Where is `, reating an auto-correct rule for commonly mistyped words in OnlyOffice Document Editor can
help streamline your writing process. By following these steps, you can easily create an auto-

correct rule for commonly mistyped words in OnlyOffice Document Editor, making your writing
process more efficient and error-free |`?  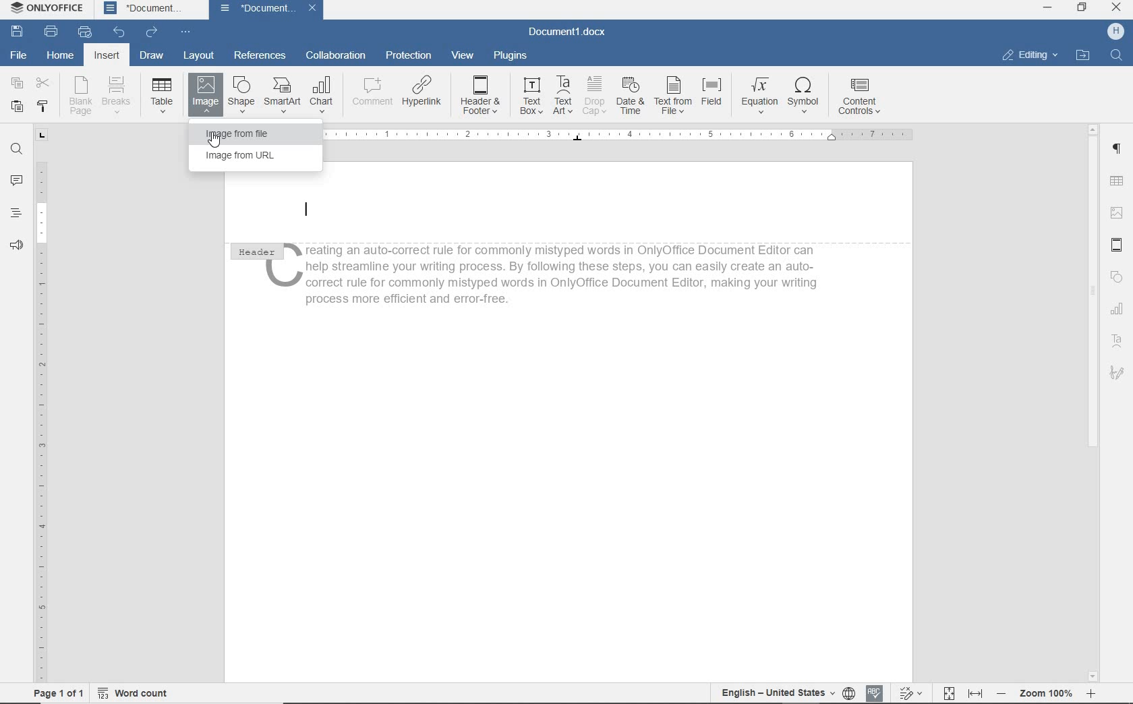
, reating an auto-correct rule for commonly mistyped words in OnlyOffice Document Editor can
help streamline your writing process. By following these steps, you can easily create an auto-

correct rule for commonly mistyped words in OnlyOffice Document Editor, making your writing
process more efficient and error-free | is located at coordinates (558, 274).